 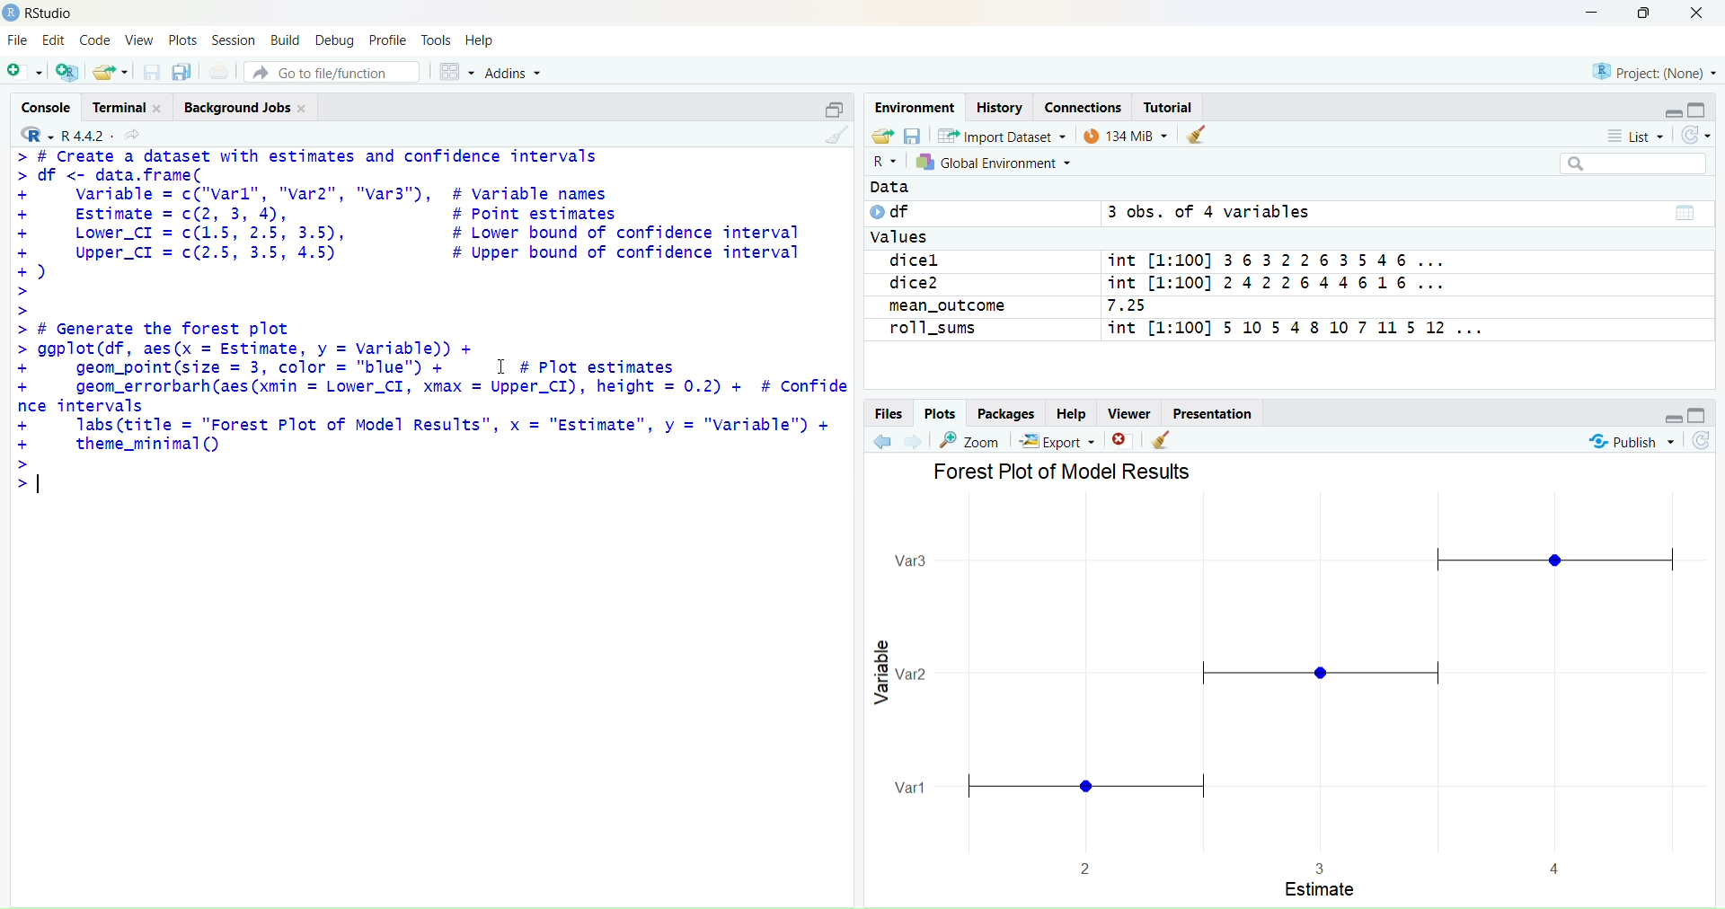 What do you see at coordinates (880, 673) in the screenshot?
I see `Variable` at bounding box center [880, 673].